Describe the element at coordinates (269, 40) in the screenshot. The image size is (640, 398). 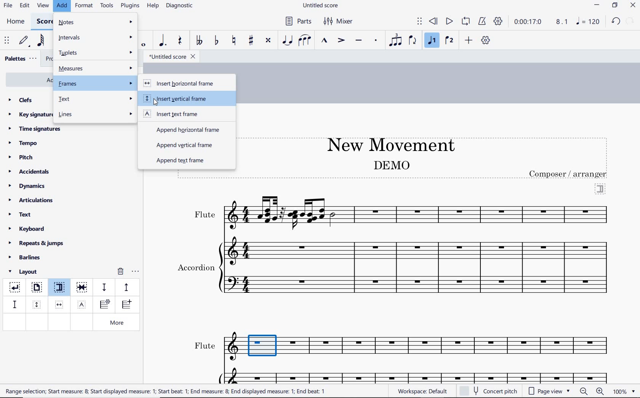
I see `toggle double-sharp` at that location.